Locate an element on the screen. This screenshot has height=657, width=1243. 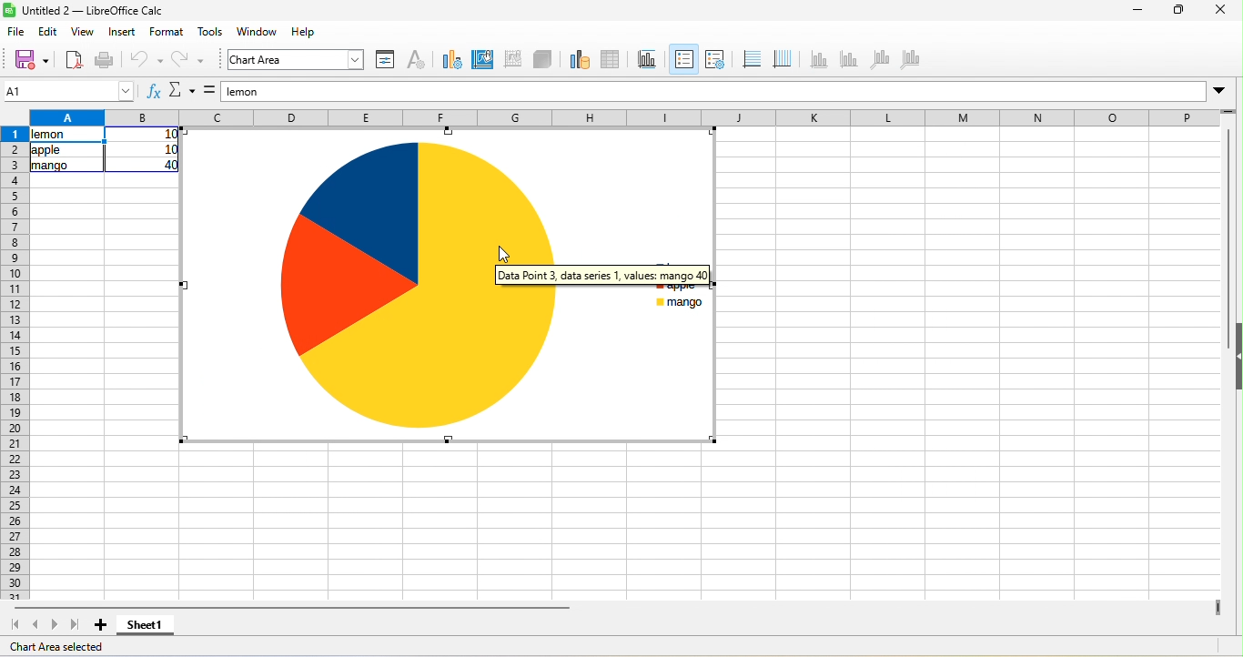
chart area is located at coordinates (480, 61).